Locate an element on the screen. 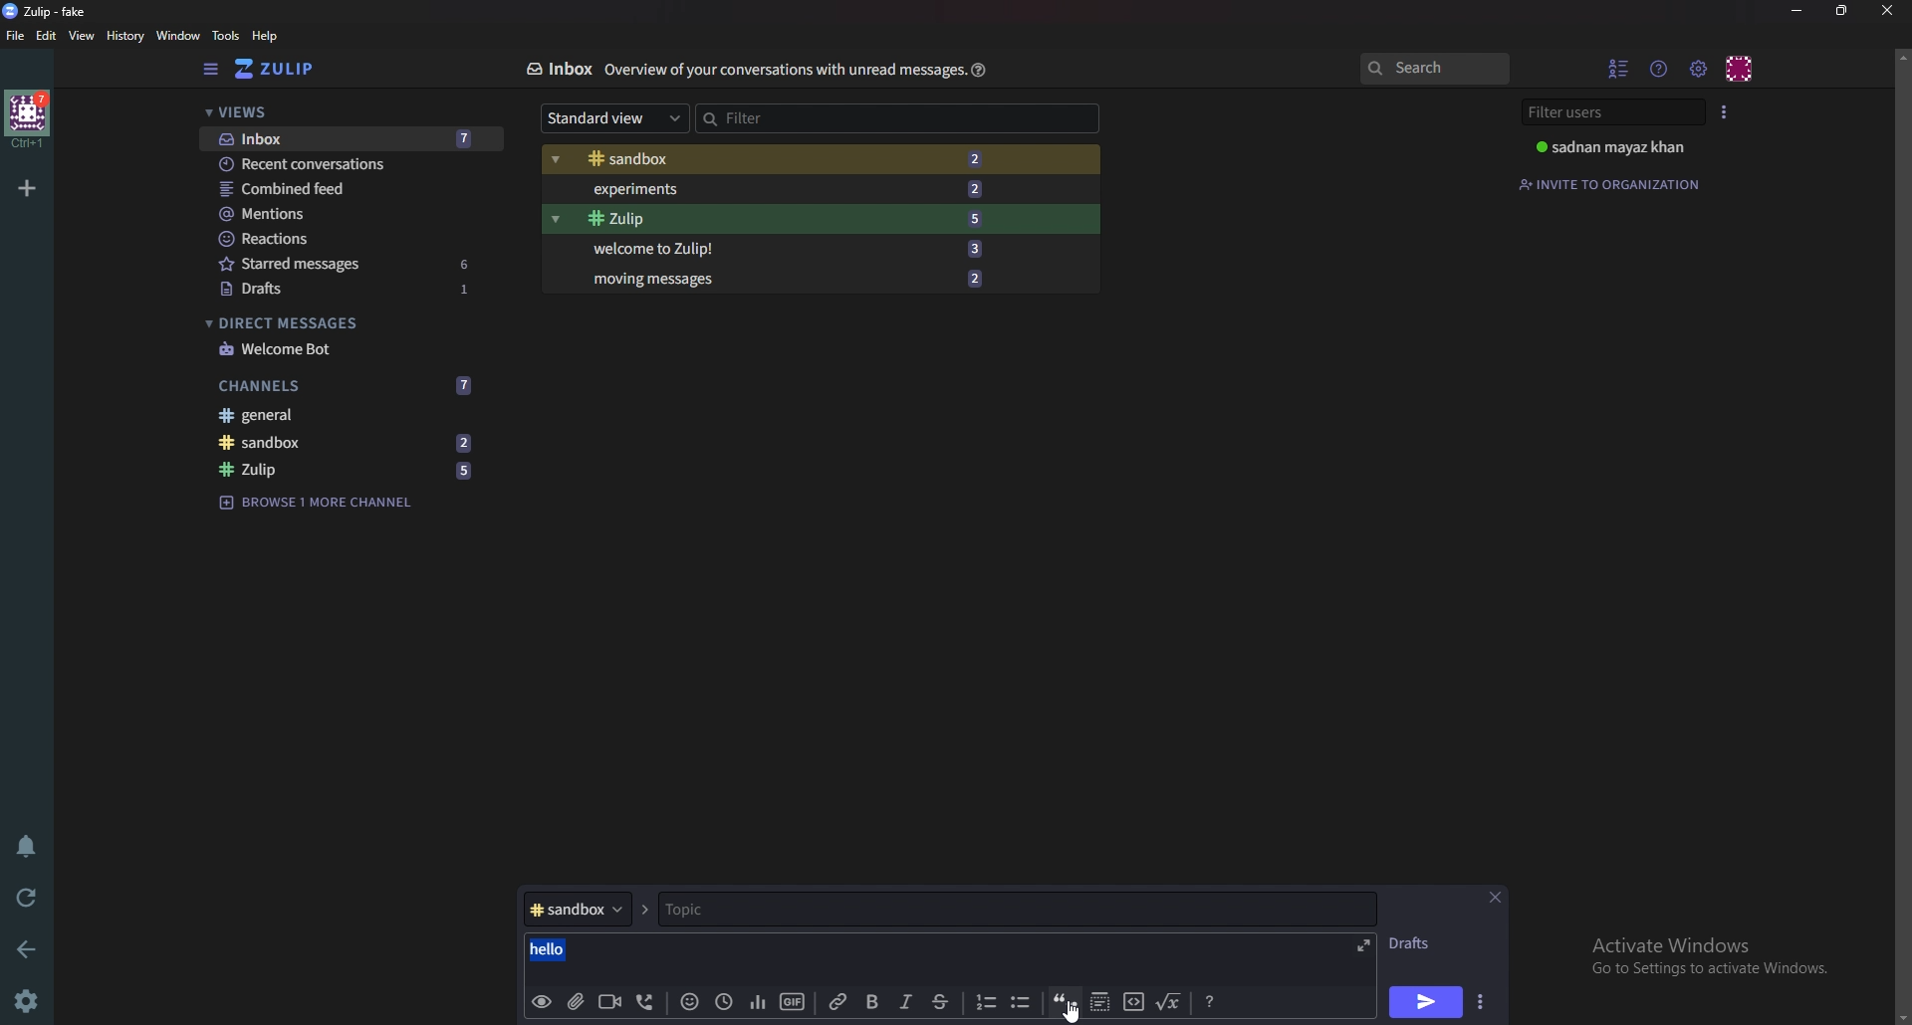 The image size is (1912, 1025). 5 is located at coordinates (980, 218).